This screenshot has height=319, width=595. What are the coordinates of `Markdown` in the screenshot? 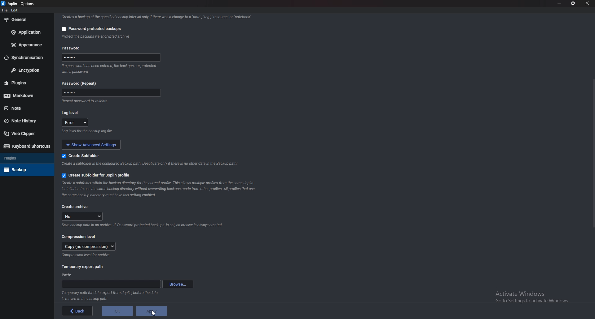 It's located at (26, 95).